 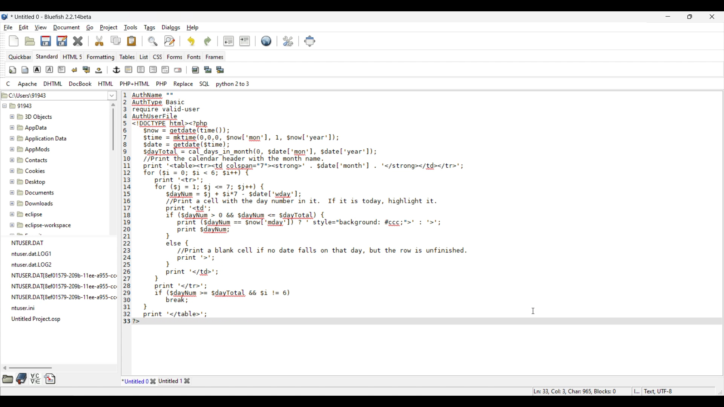 What do you see at coordinates (72, 57) in the screenshot?
I see `HTML 5` at bounding box center [72, 57].